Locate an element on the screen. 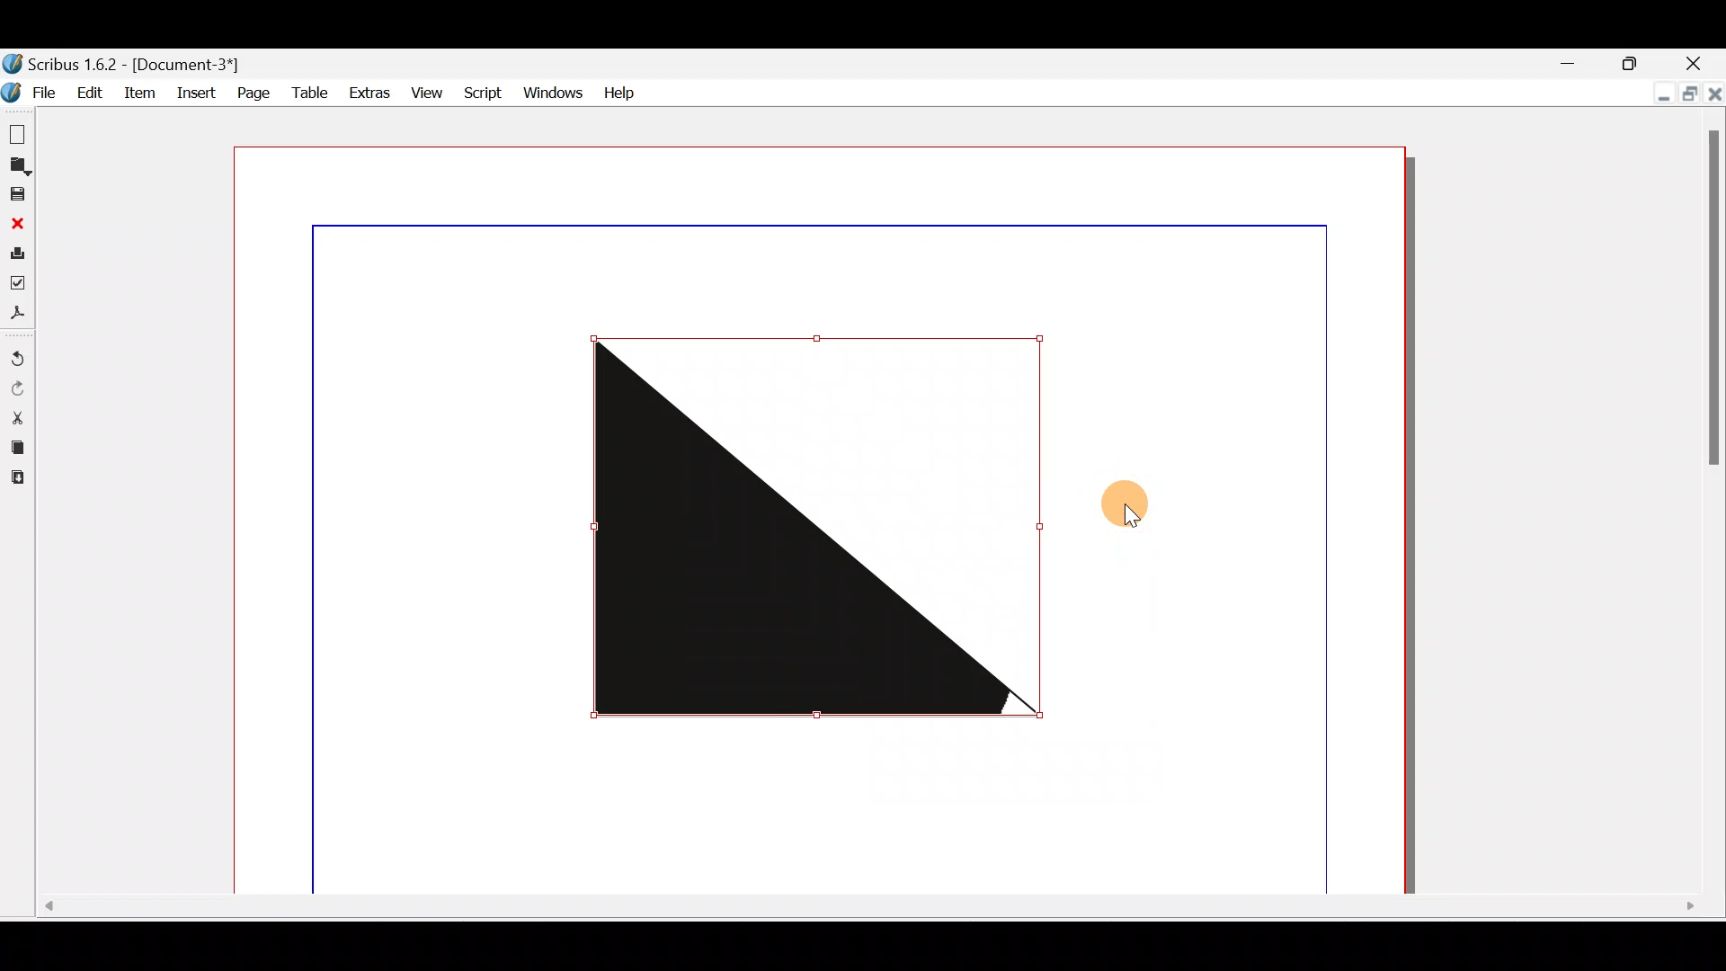 The height and width of the screenshot is (971, 1726). View is located at coordinates (424, 89).